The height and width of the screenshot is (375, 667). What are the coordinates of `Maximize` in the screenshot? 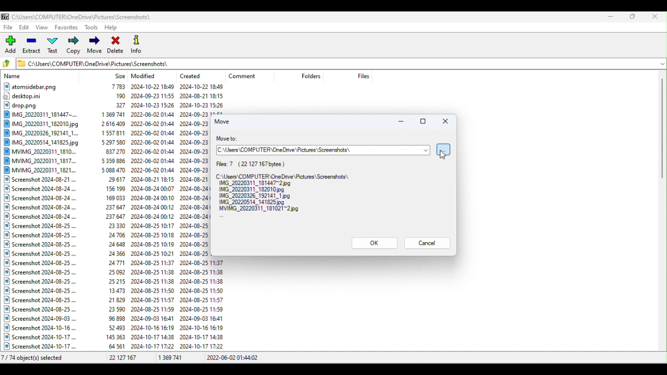 It's located at (633, 16).